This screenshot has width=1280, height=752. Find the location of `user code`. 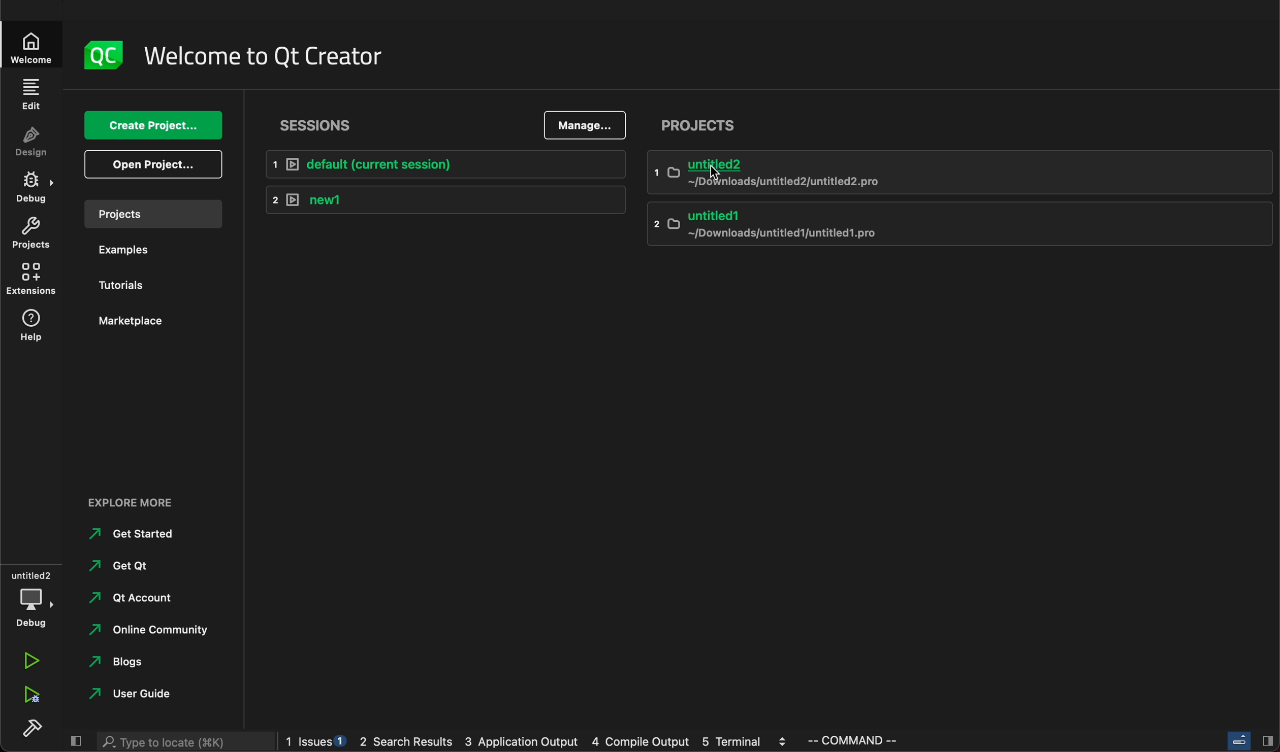

user code is located at coordinates (149, 693).